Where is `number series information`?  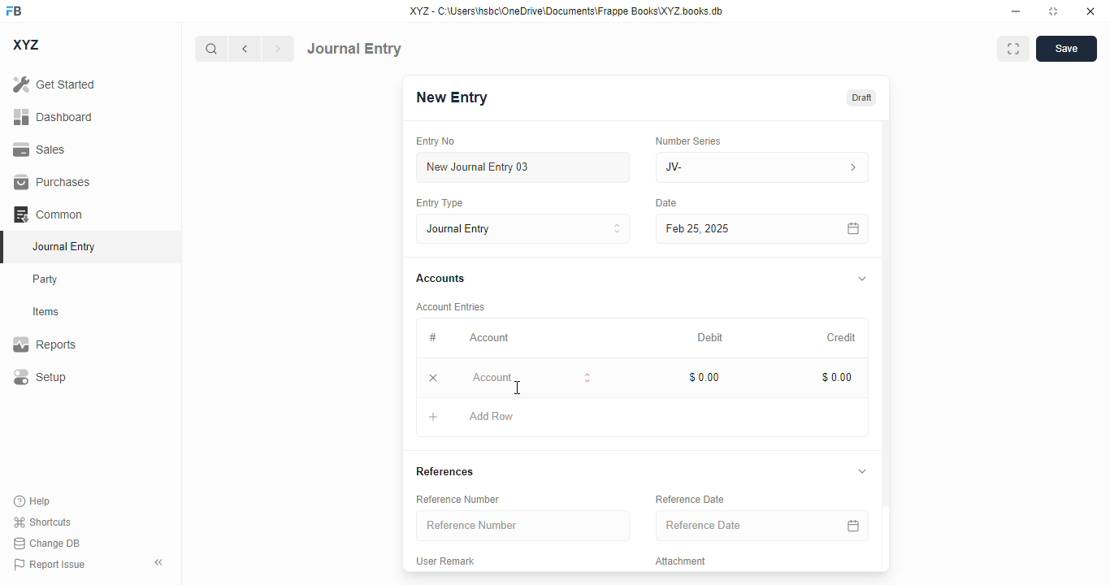
number series information is located at coordinates (852, 168).